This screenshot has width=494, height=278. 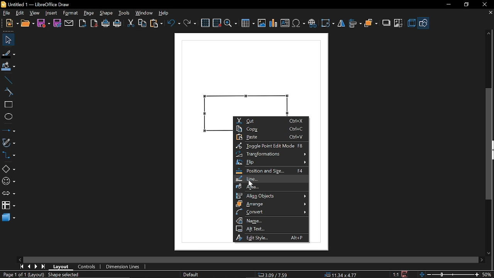 I want to click on Restore down, so click(x=465, y=5).